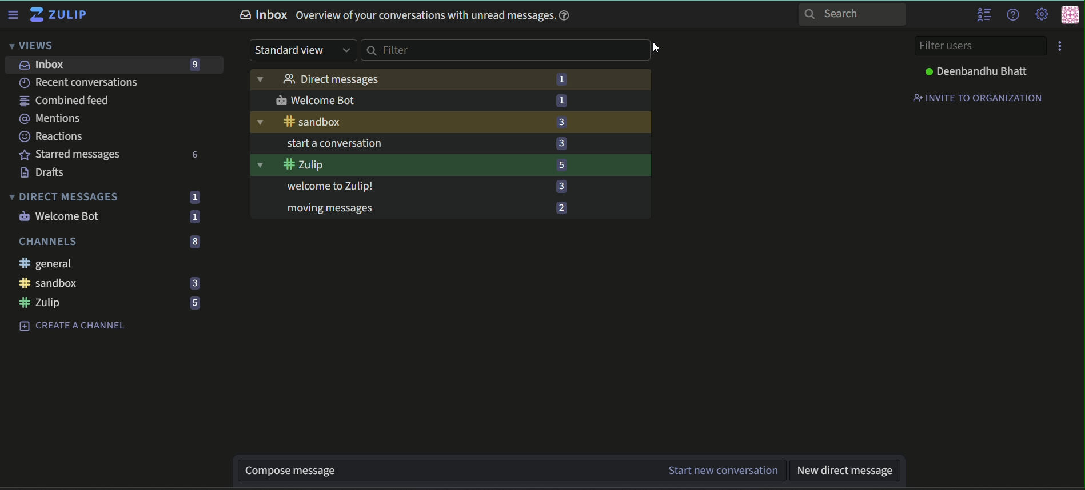  I want to click on number, so click(193, 65).